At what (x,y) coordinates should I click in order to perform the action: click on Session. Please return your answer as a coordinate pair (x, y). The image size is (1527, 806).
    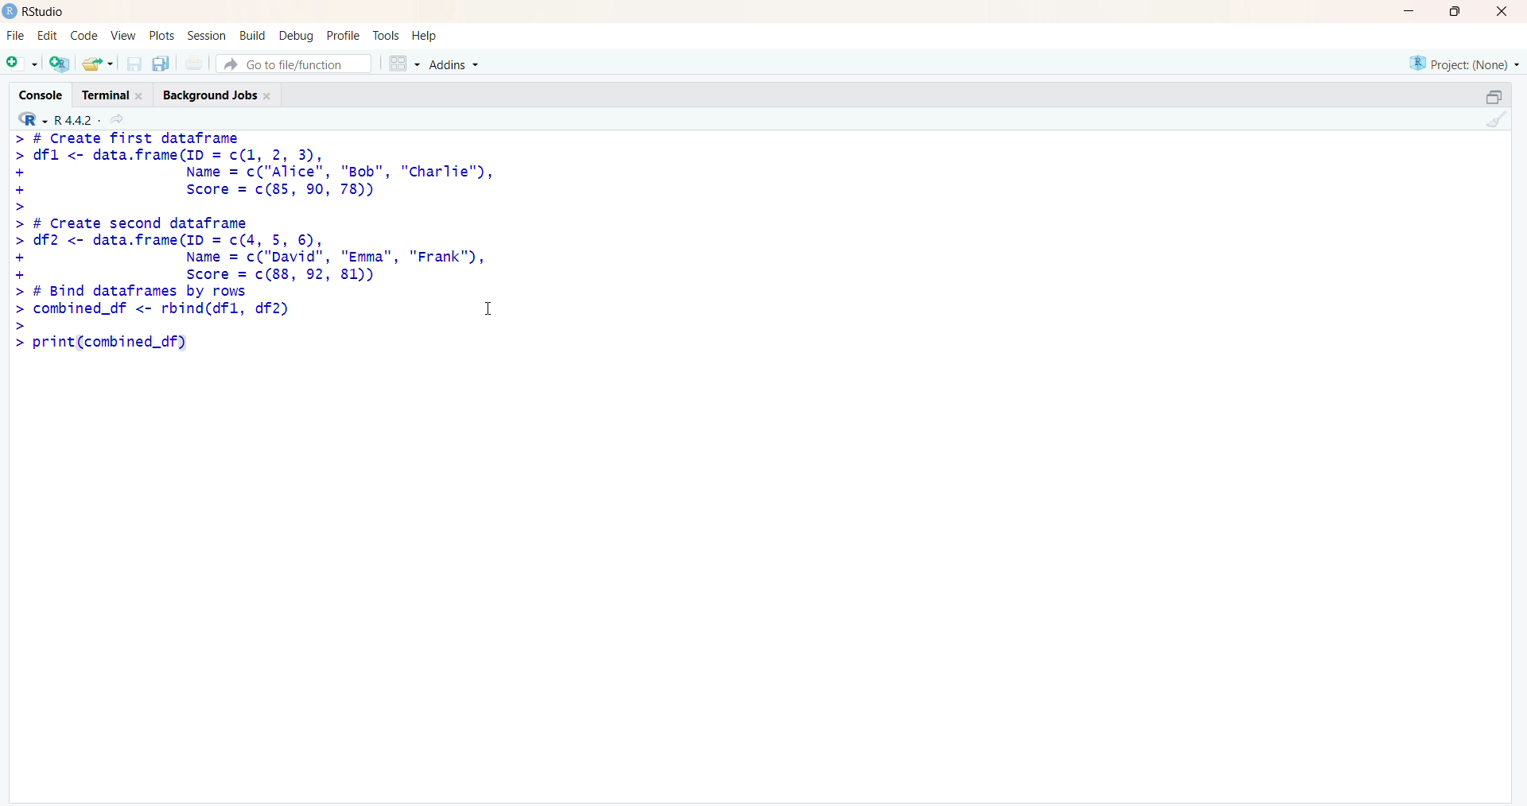
    Looking at the image, I should click on (207, 36).